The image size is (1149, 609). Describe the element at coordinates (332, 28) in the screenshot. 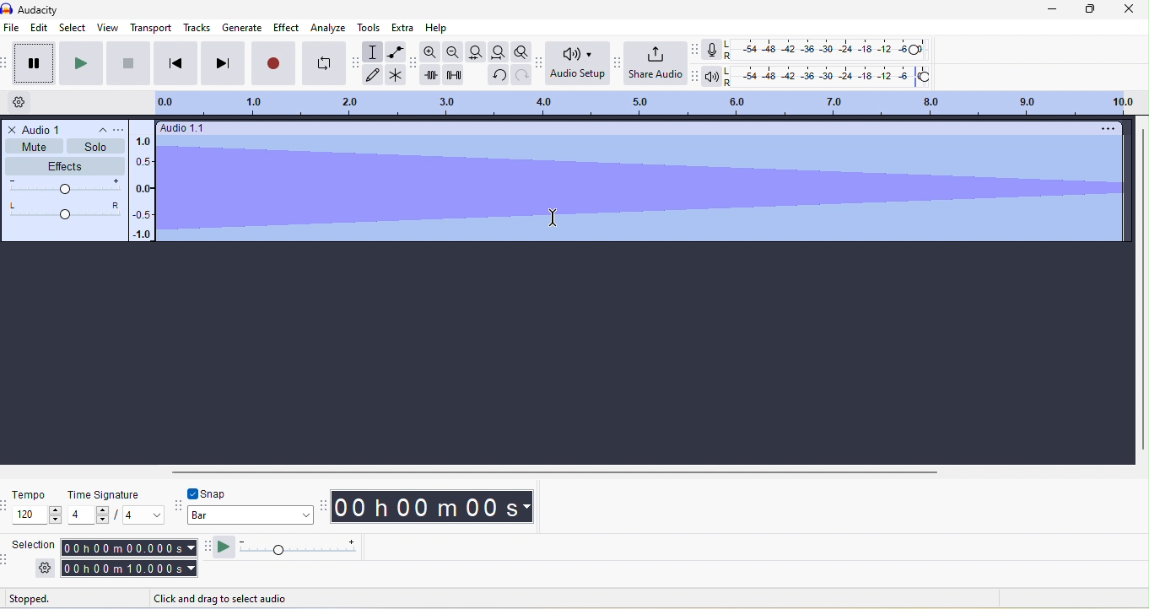

I see `analyze` at that location.